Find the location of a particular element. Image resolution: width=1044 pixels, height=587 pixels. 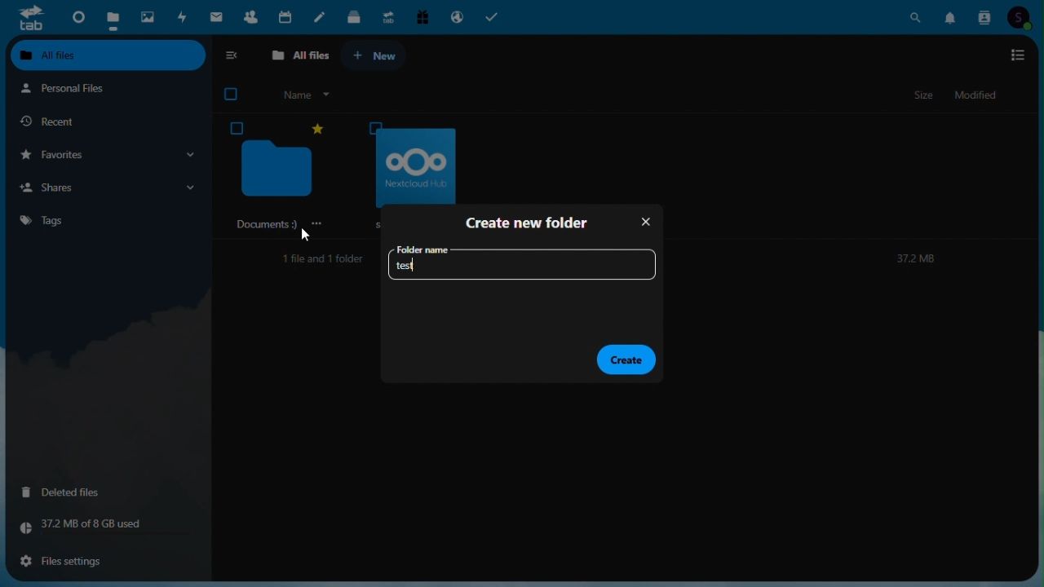

File settings is located at coordinates (104, 565).